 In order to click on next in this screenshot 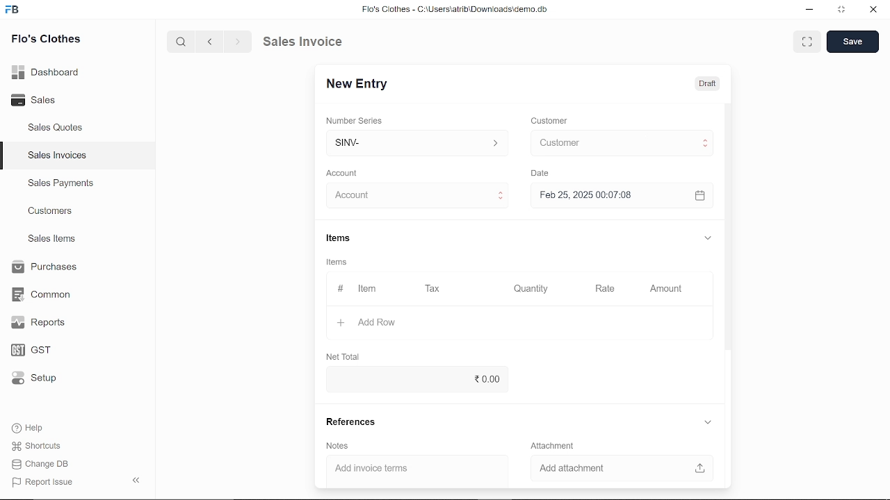, I will do `click(238, 42)`.